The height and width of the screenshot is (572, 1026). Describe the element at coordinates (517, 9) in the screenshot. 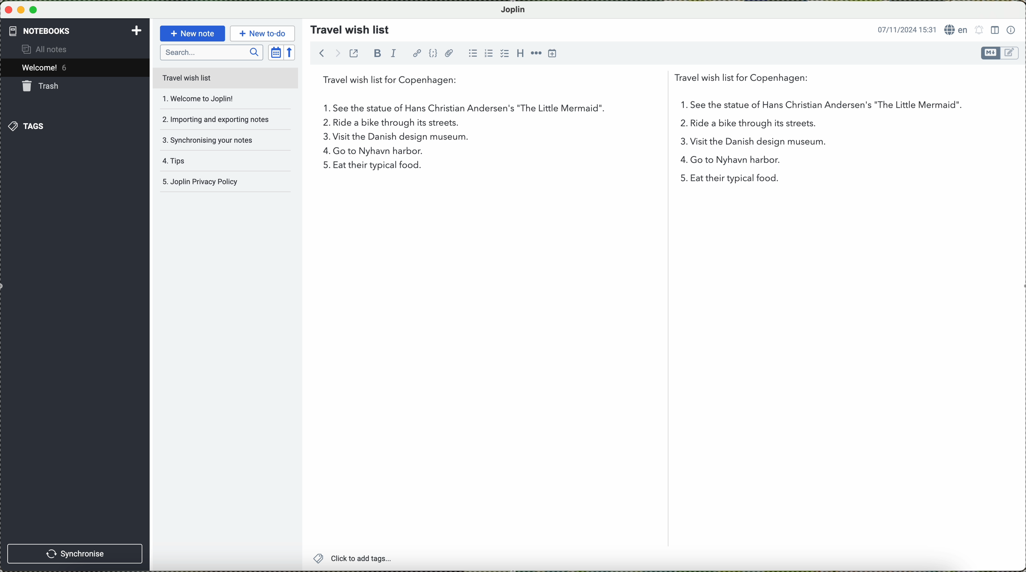

I see `Joplin` at that location.